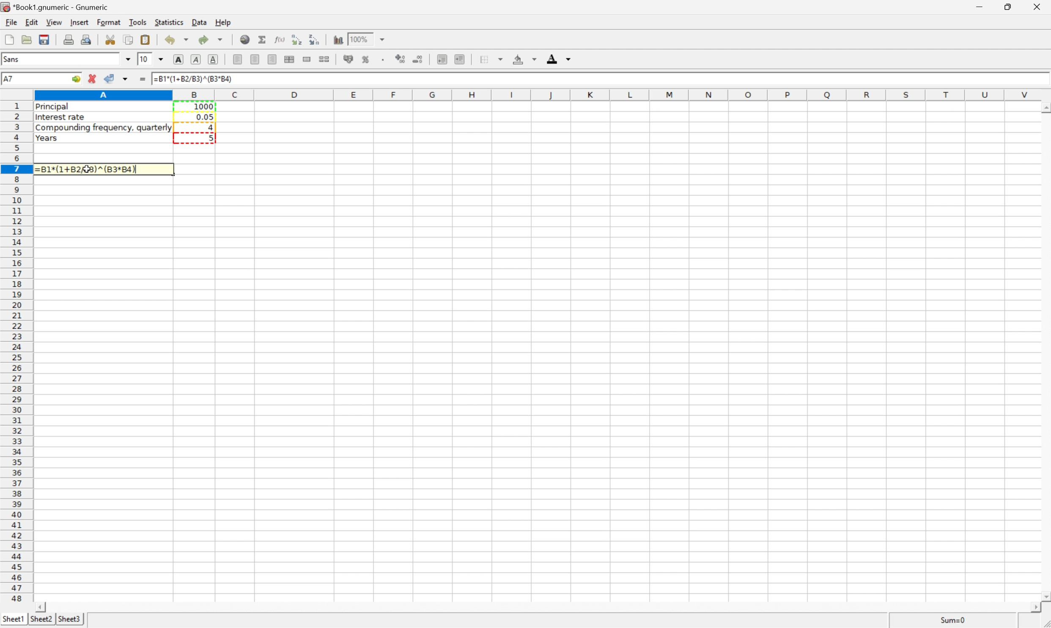 This screenshot has height=628, width=1051. Describe the element at coordinates (145, 39) in the screenshot. I see `paste` at that location.